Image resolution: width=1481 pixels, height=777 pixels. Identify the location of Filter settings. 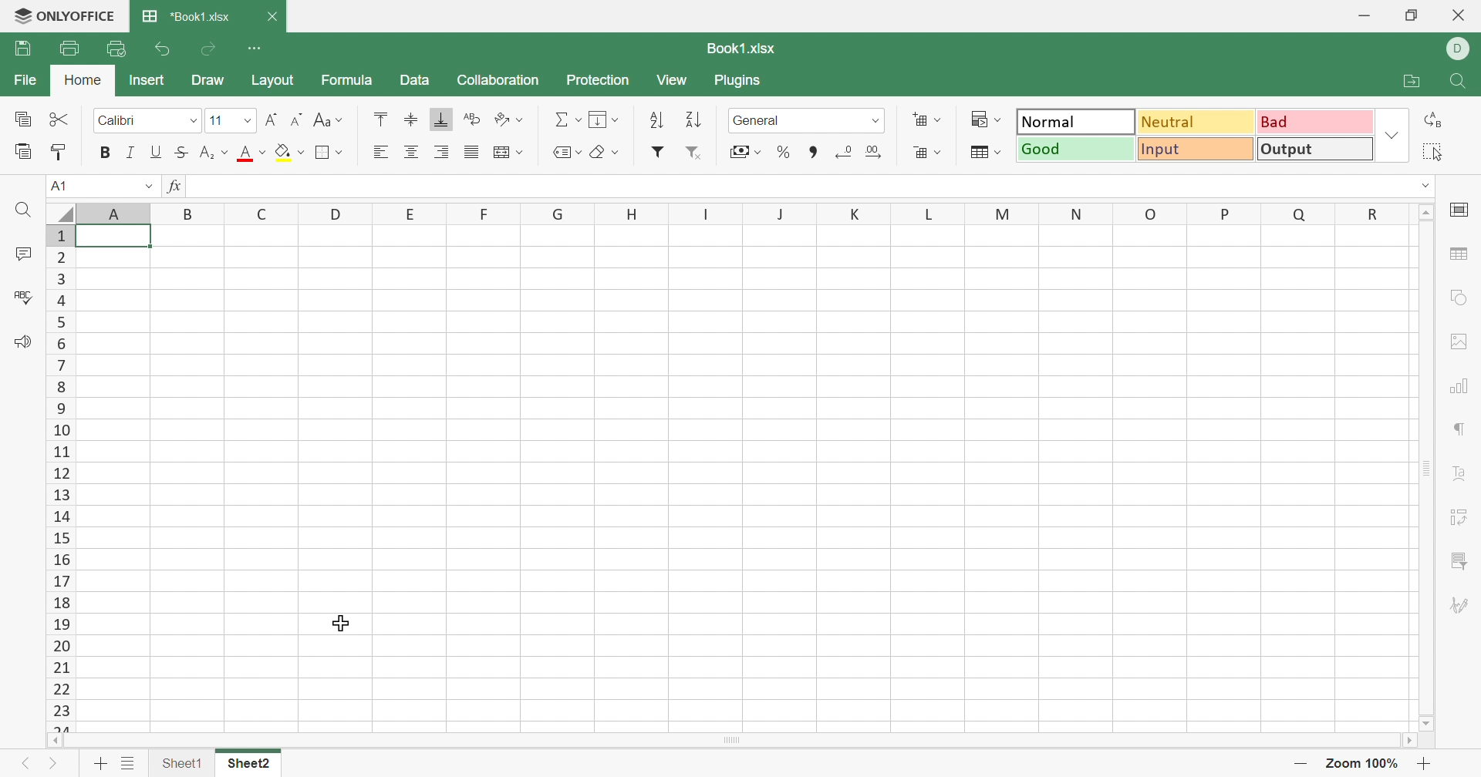
(1462, 561).